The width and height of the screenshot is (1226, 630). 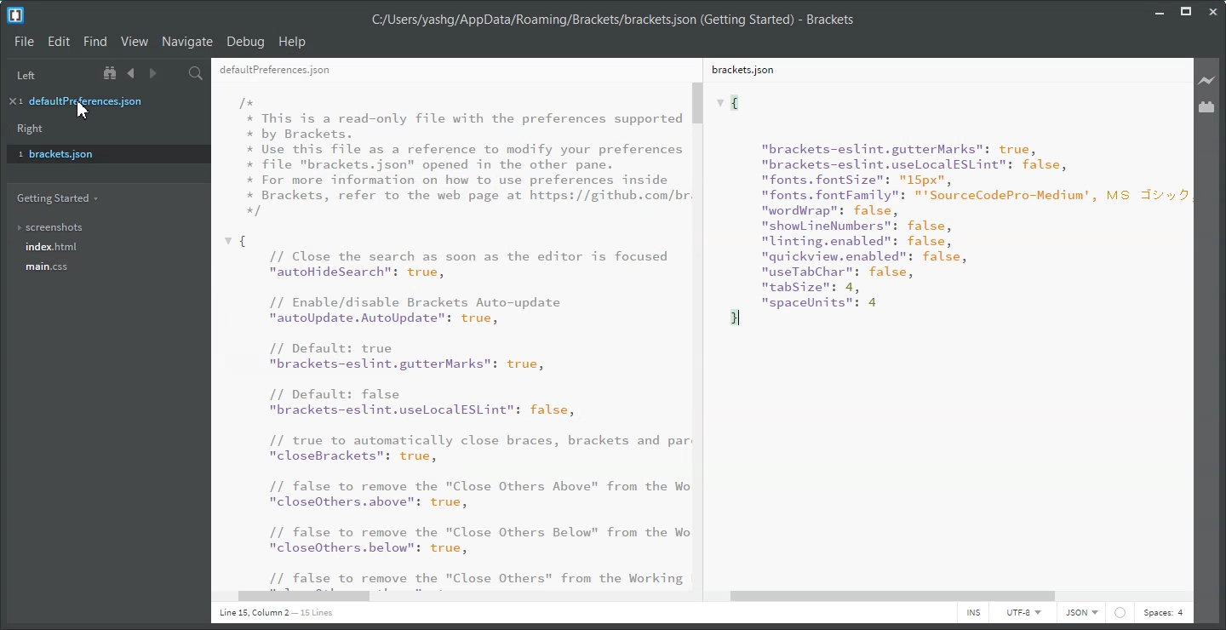 What do you see at coordinates (293, 41) in the screenshot?
I see `Help` at bounding box center [293, 41].